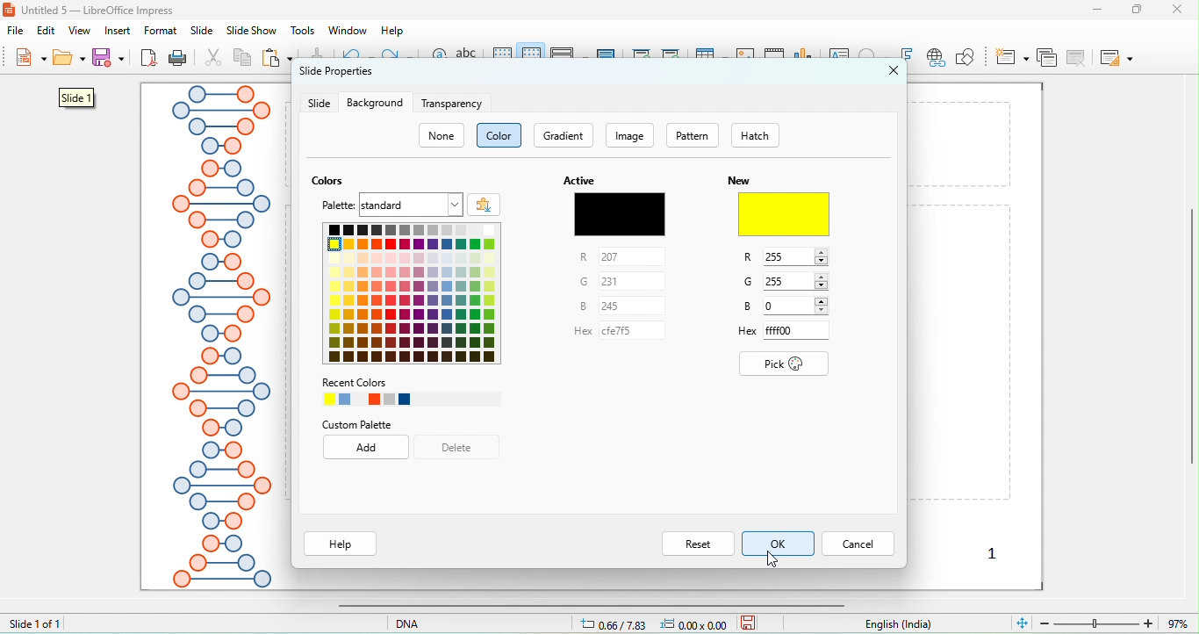  What do you see at coordinates (841, 57) in the screenshot?
I see `text box` at bounding box center [841, 57].